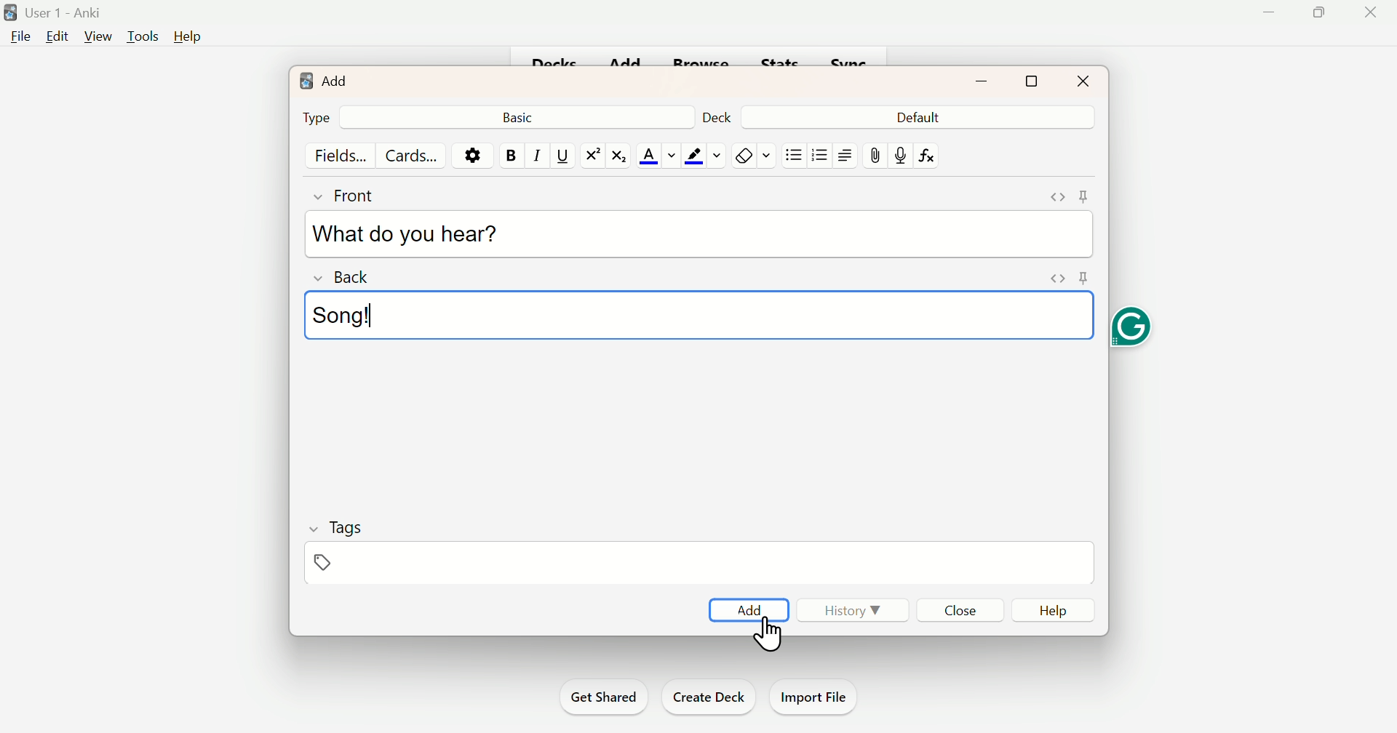  I want to click on Bullets, so click(819, 158).